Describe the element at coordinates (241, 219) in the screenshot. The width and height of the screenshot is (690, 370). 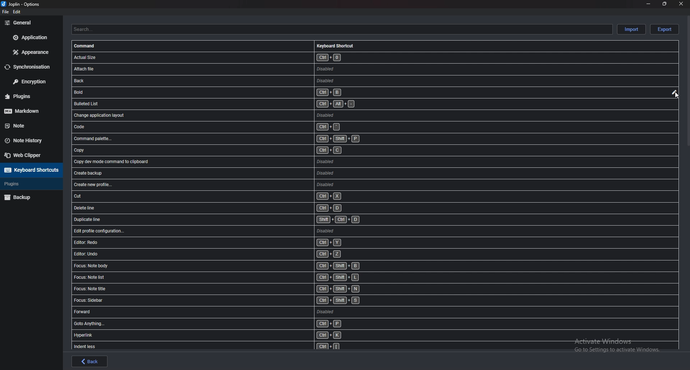
I see `shortcut` at that location.